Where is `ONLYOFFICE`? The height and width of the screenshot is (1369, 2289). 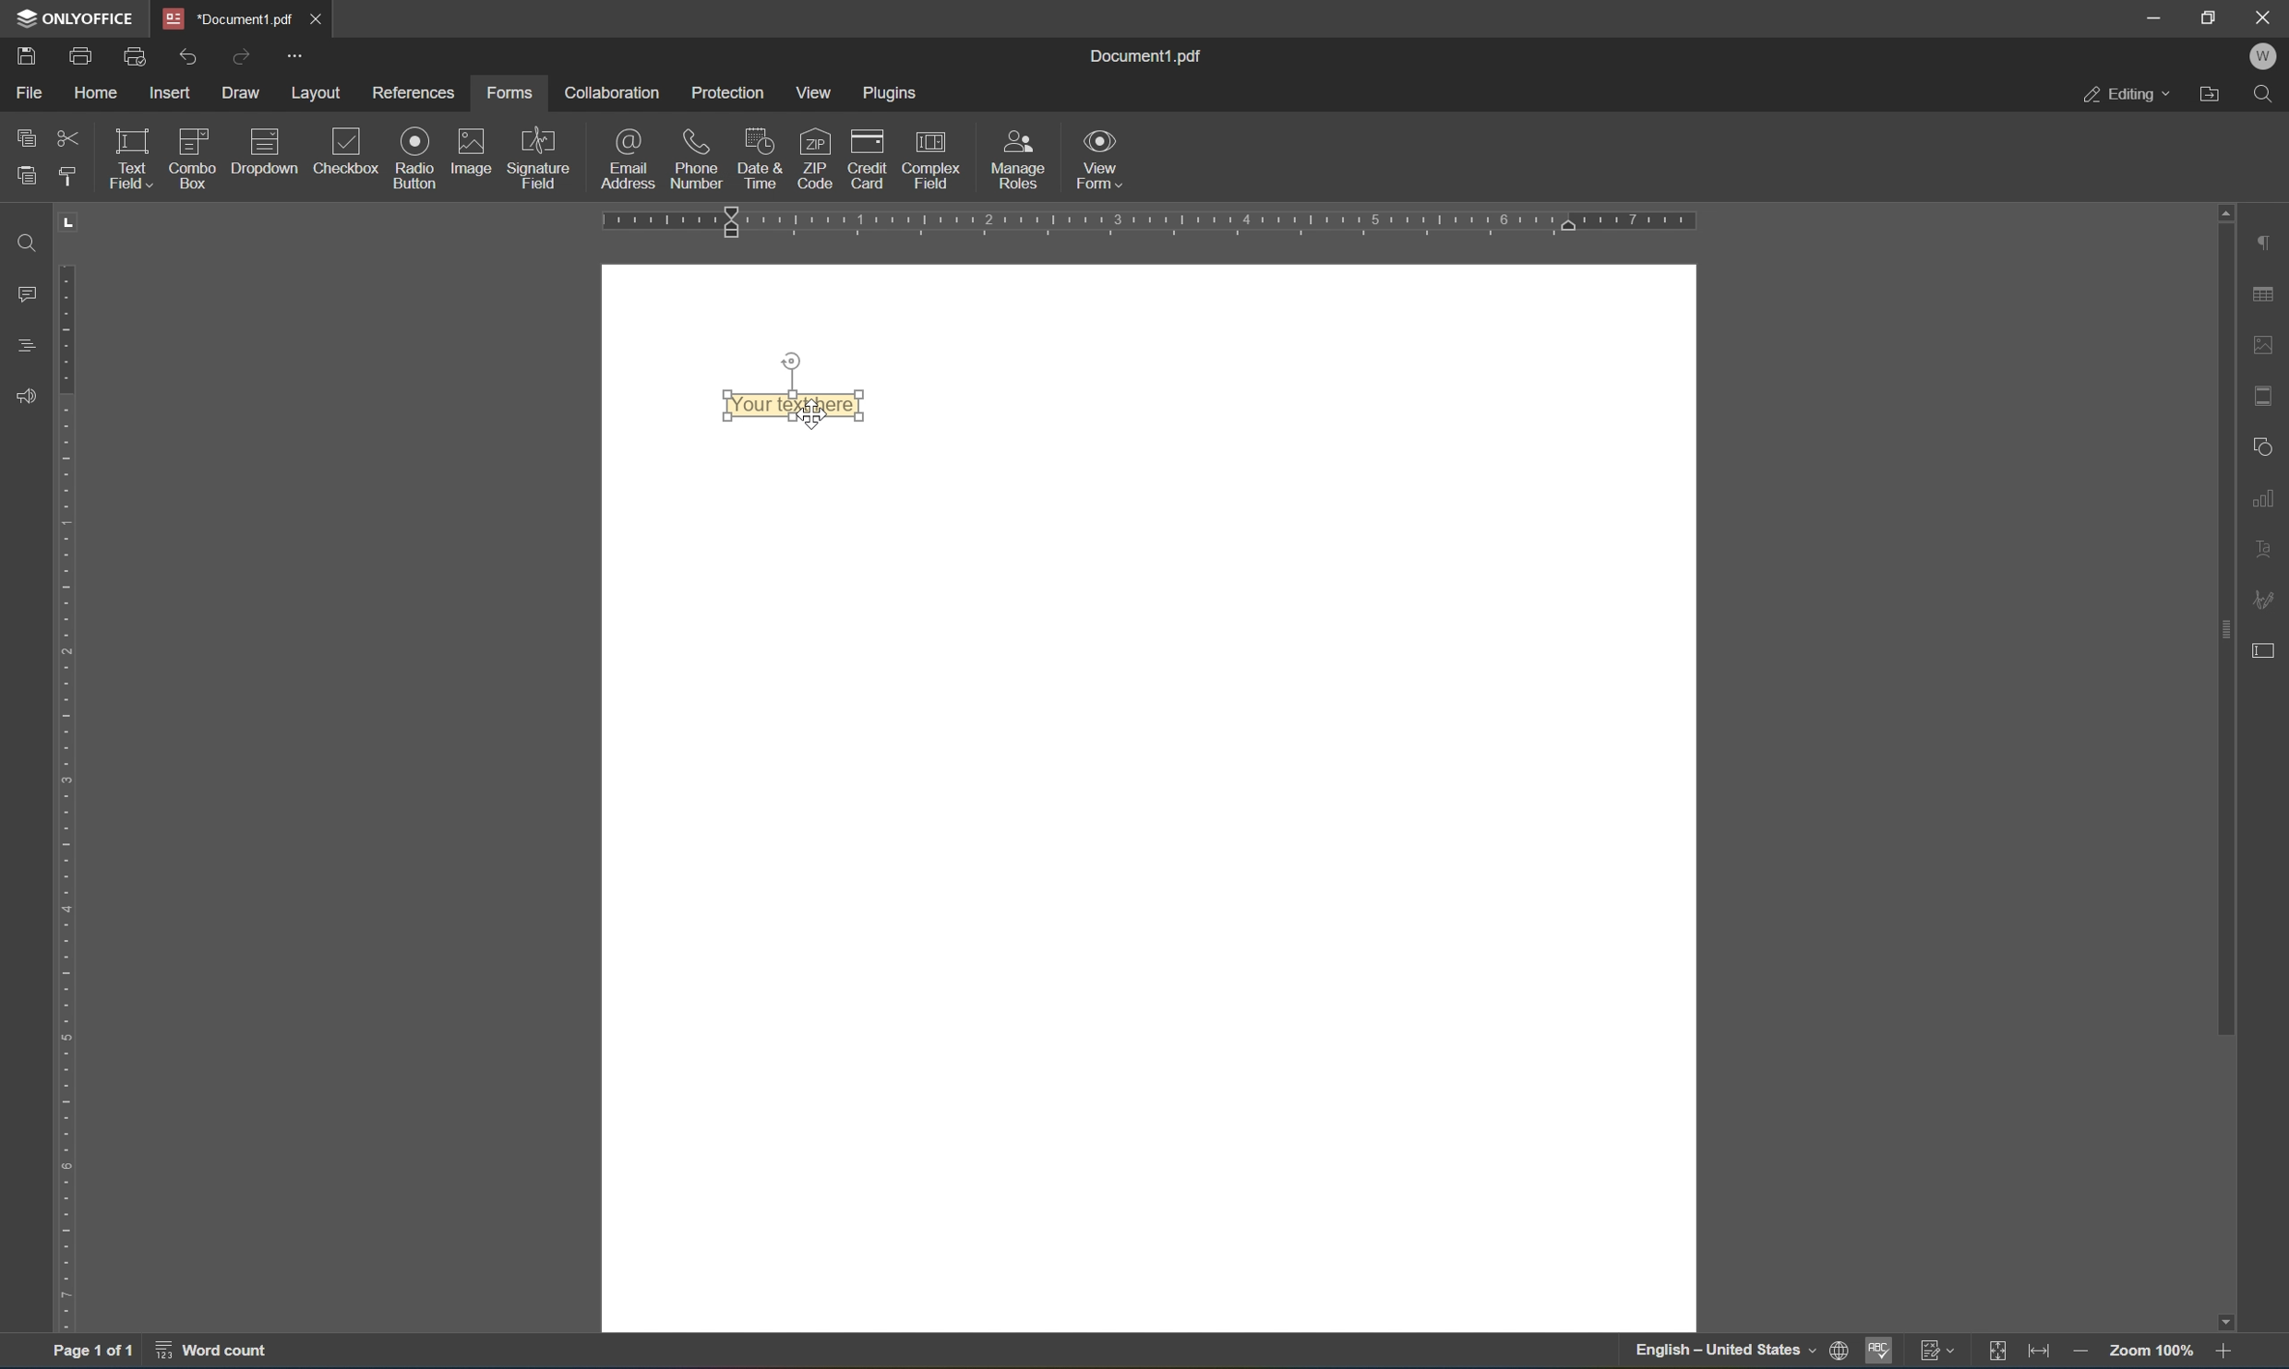
ONLYOFFICE is located at coordinates (78, 18).